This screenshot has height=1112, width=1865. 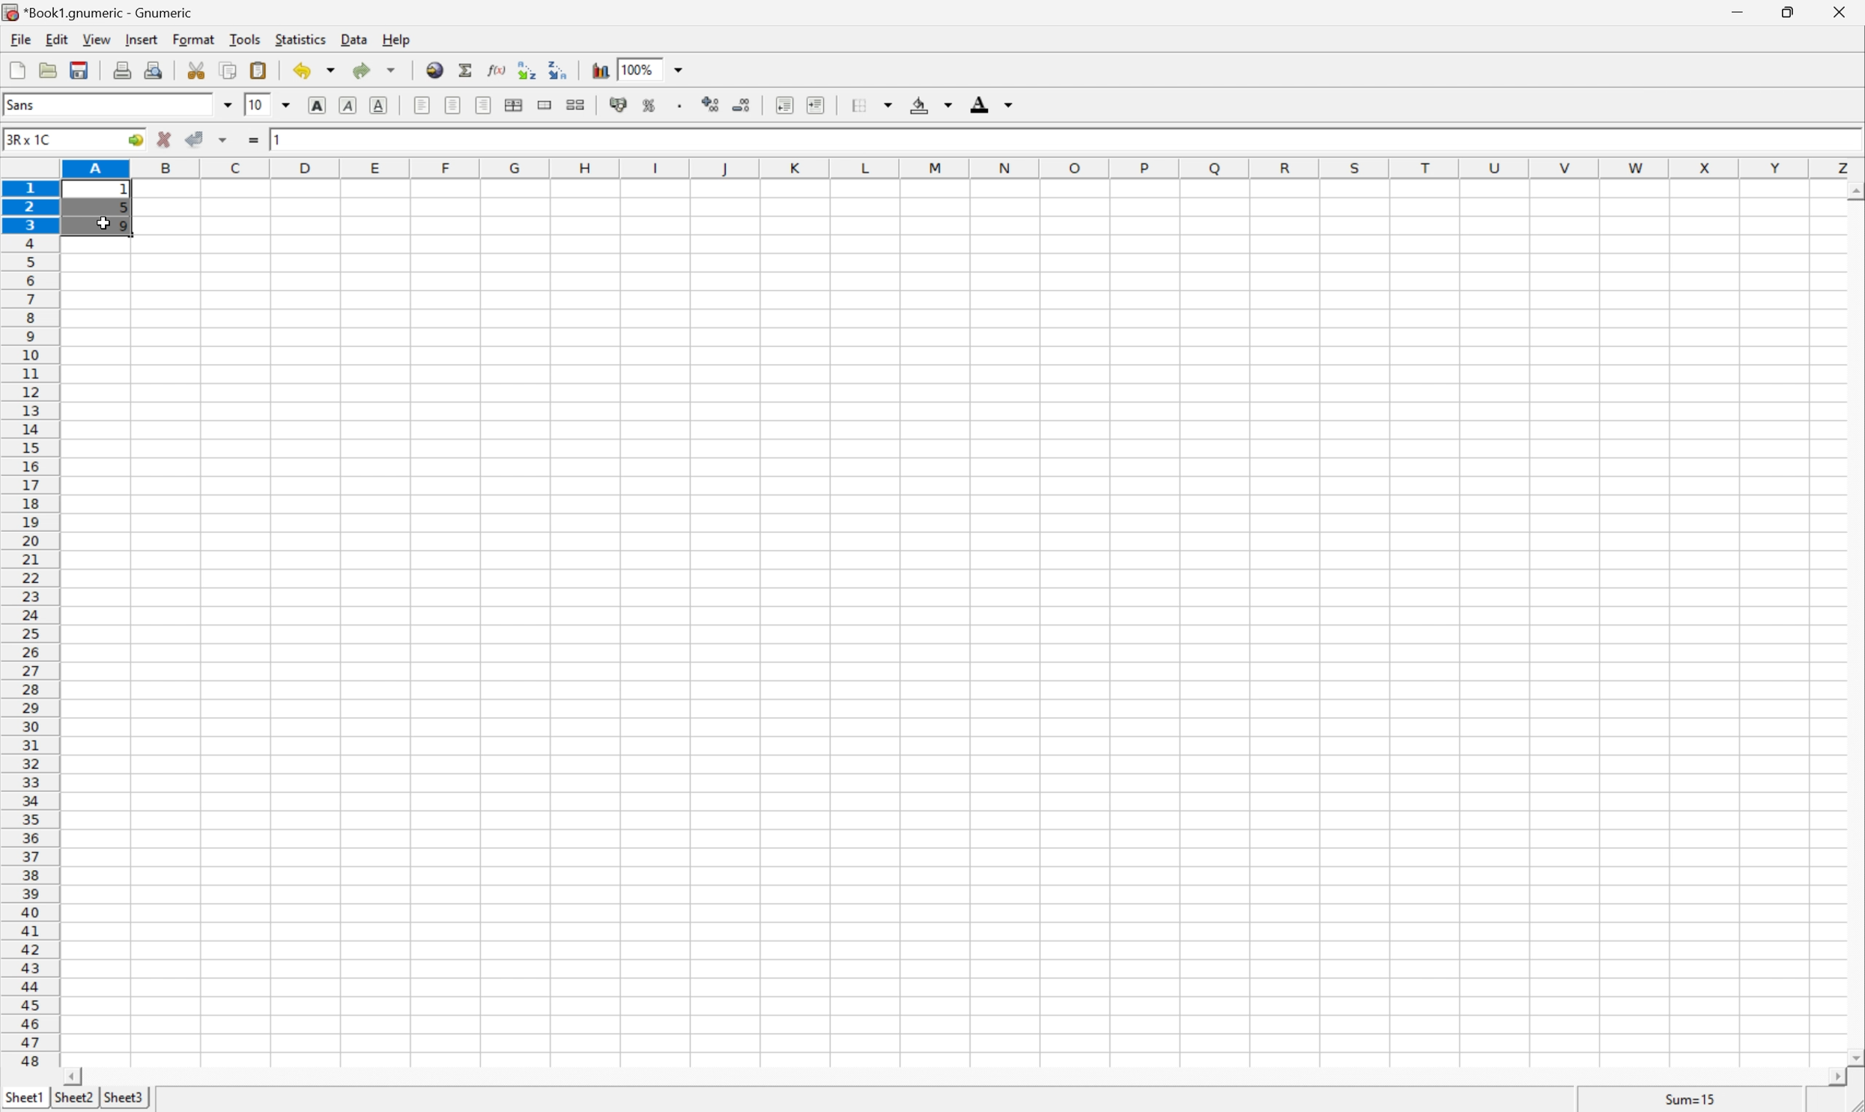 I want to click on save current workbook, so click(x=79, y=70).